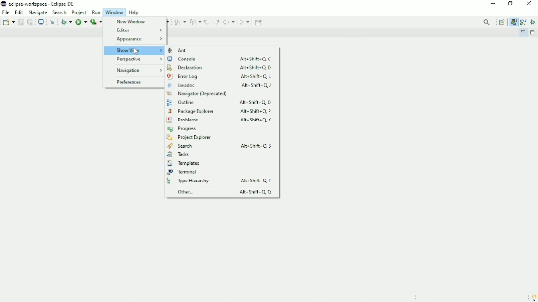  I want to click on Run, so click(81, 22).